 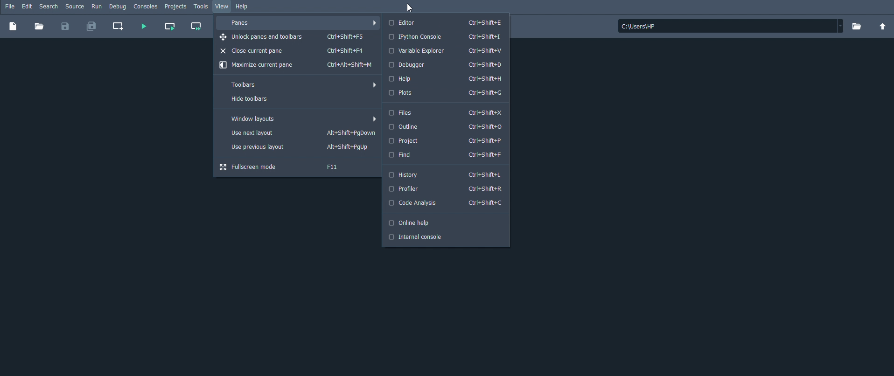 What do you see at coordinates (170, 27) in the screenshot?
I see `Run current cell` at bounding box center [170, 27].